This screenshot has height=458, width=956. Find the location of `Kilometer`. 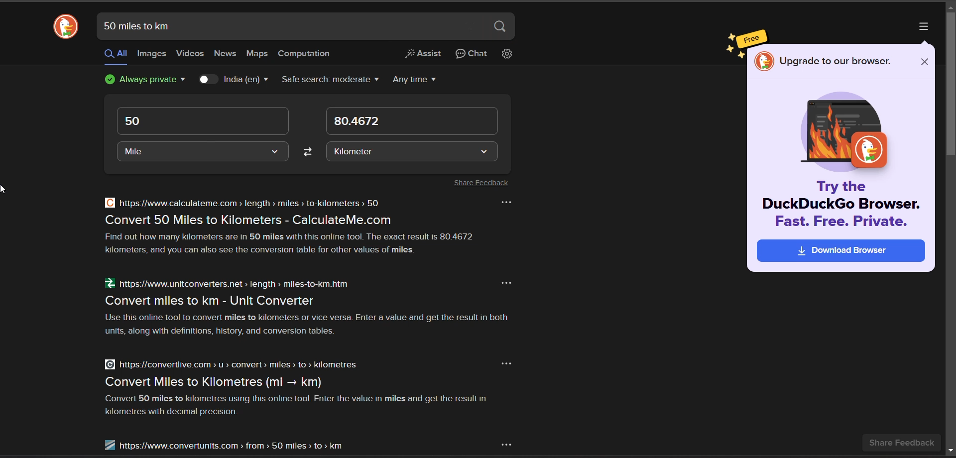

Kilometer is located at coordinates (353, 152).